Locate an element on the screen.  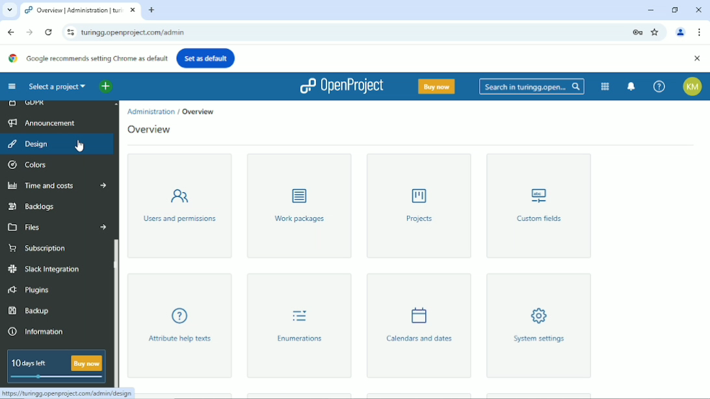
Account is located at coordinates (693, 86).